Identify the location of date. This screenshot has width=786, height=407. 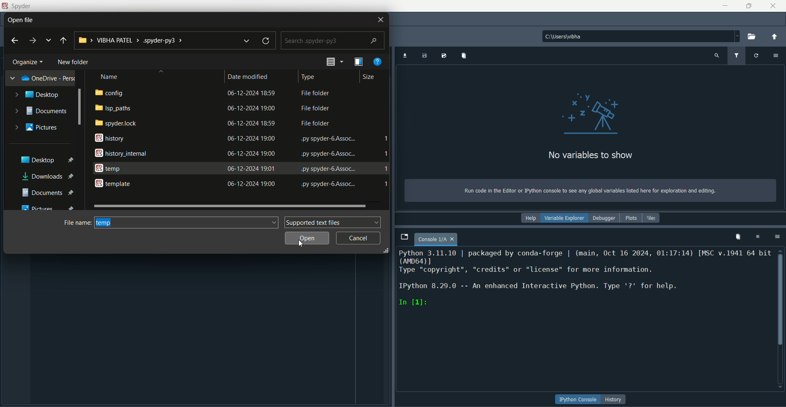
(252, 93).